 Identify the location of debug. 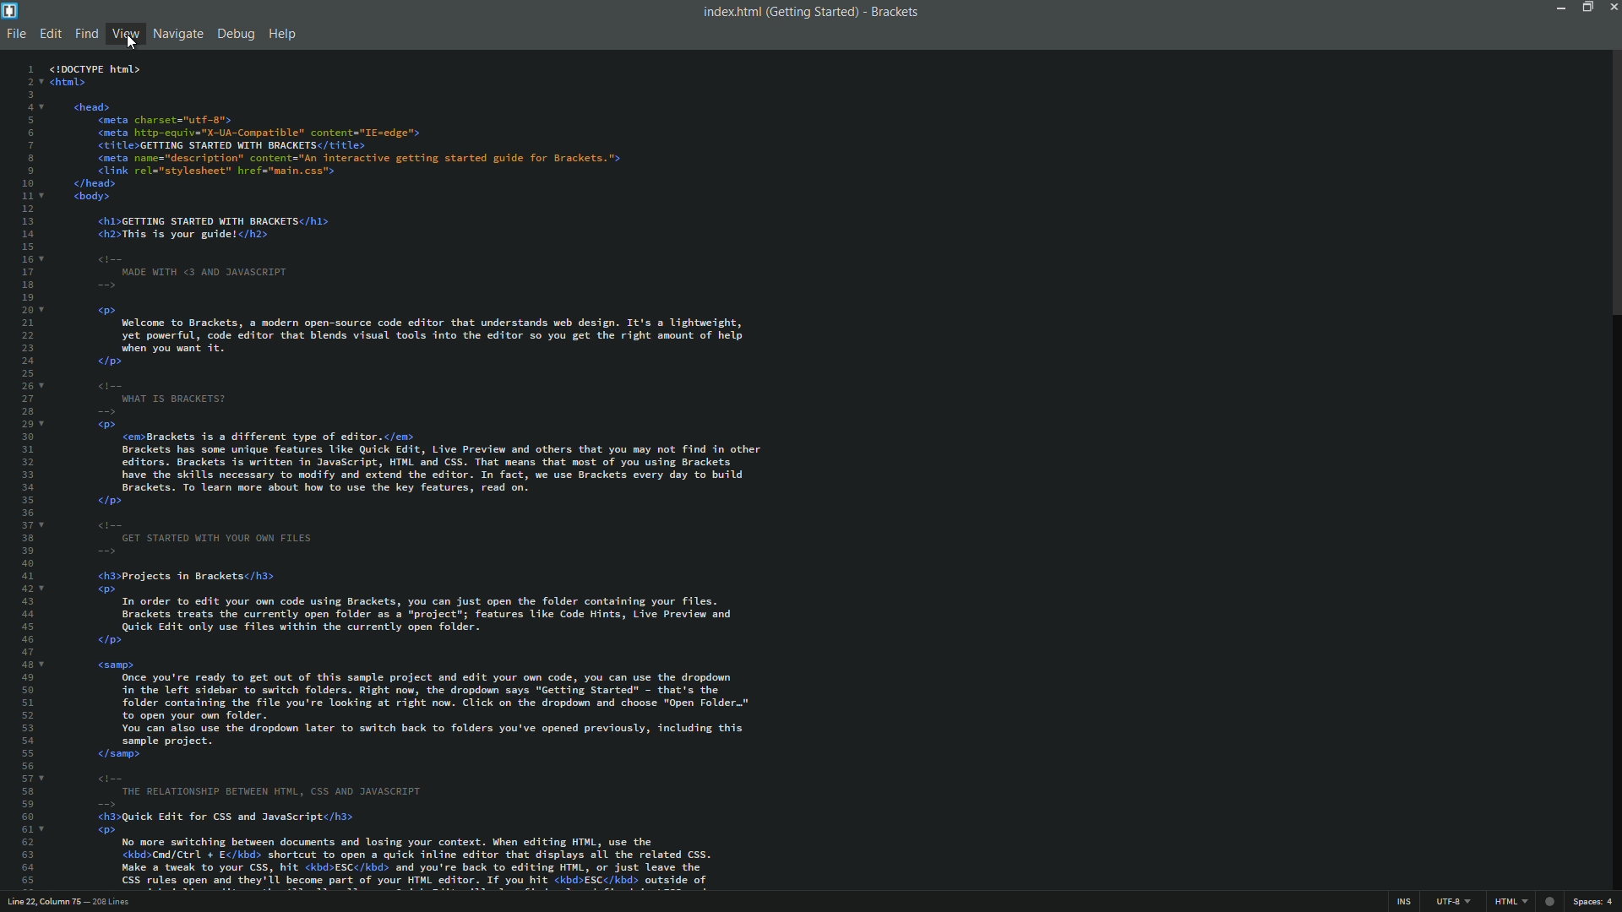
(235, 35).